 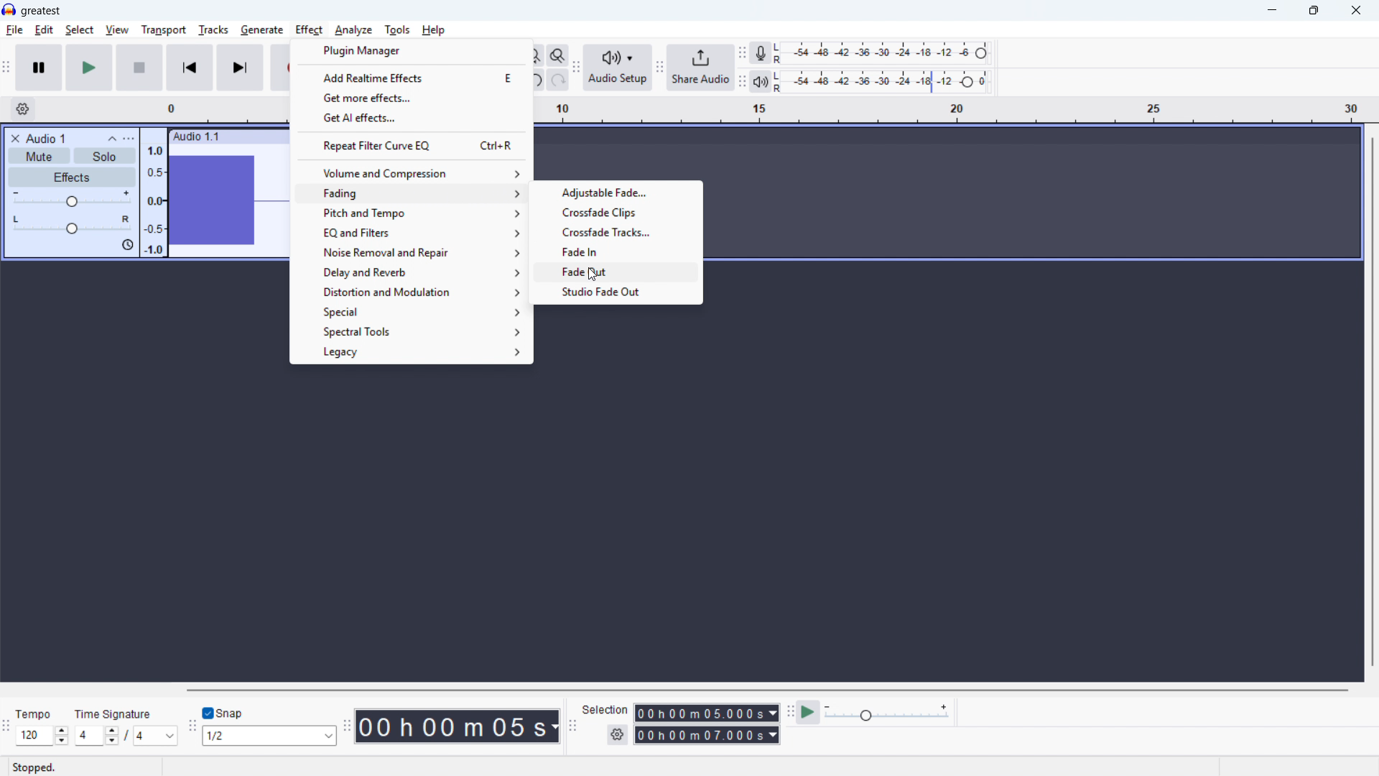 What do you see at coordinates (594, 275) in the screenshot?
I see `cursor` at bounding box center [594, 275].